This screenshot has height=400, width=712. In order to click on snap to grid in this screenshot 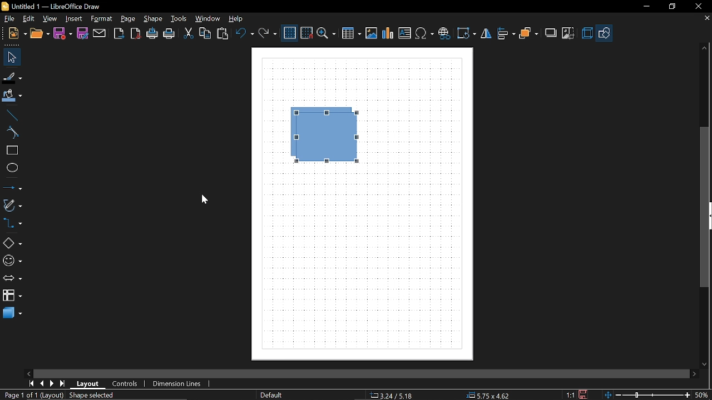, I will do `click(307, 33)`.